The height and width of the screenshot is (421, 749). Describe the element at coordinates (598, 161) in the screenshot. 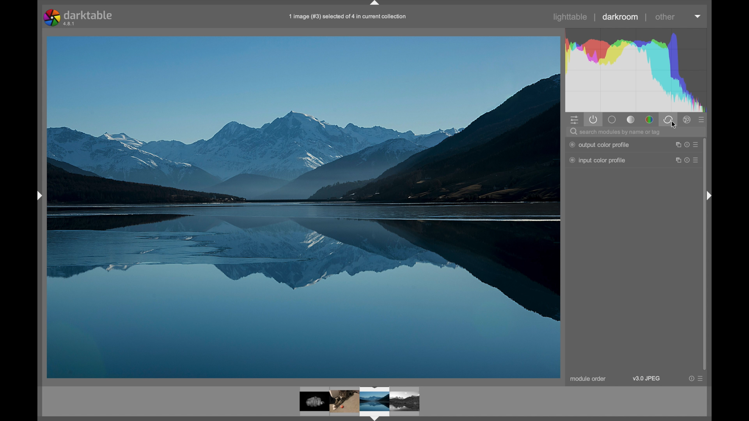

I see `input color profile` at that location.